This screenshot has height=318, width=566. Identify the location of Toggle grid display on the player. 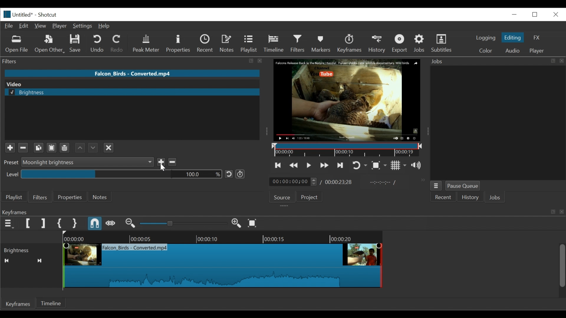
(399, 165).